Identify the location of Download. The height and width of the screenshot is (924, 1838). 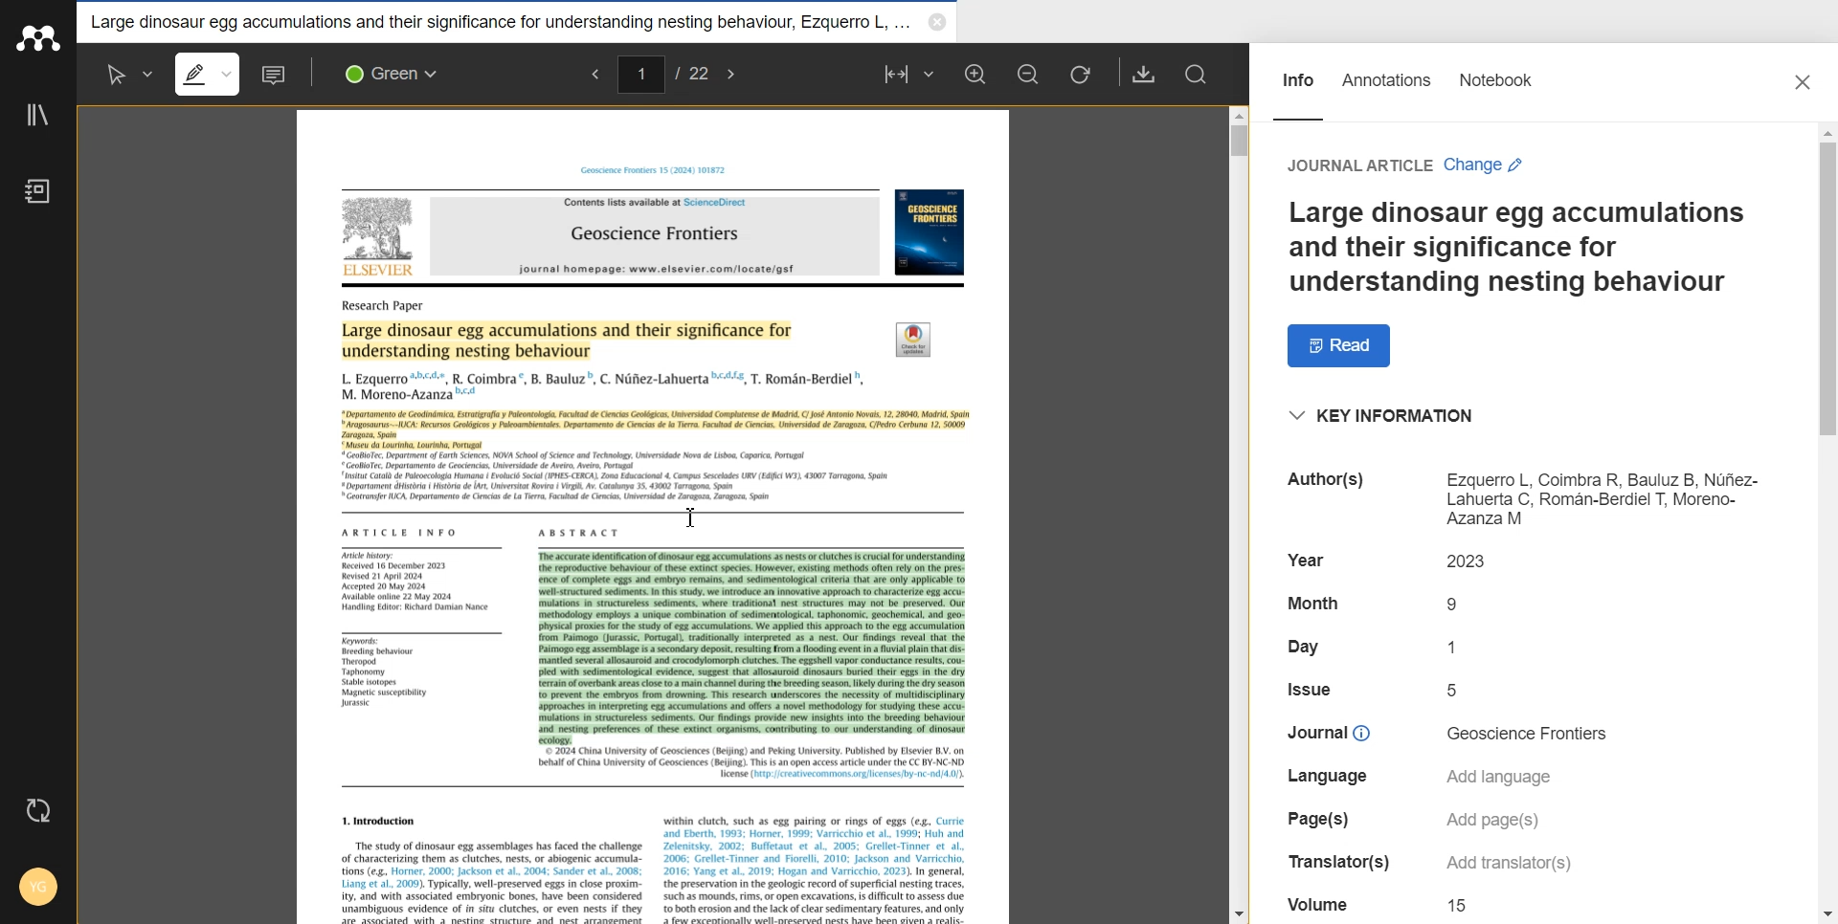
(1144, 74).